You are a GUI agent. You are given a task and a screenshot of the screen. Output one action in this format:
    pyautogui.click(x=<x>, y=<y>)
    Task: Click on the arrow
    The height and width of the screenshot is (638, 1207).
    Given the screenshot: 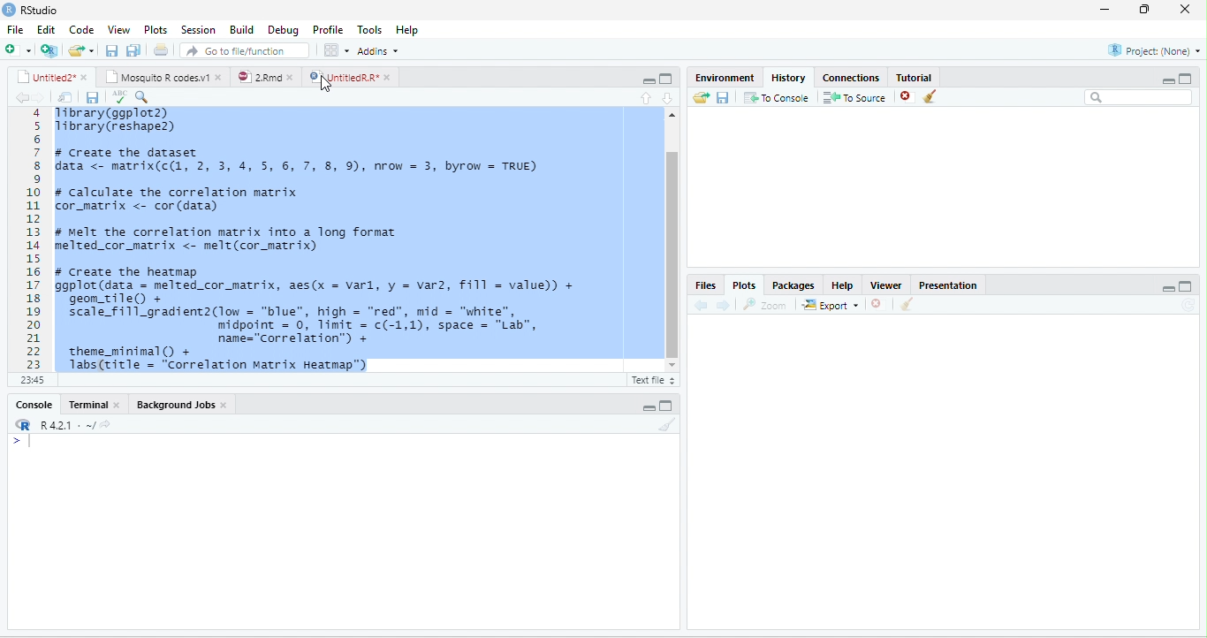 What is the action you would take?
    pyautogui.click(x=19, y=98)
    